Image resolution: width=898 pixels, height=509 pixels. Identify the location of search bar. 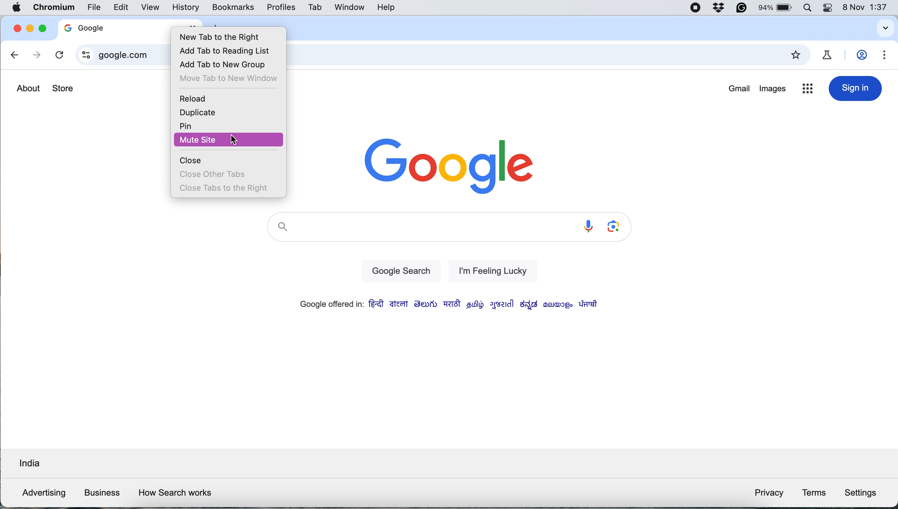
(419, 229).